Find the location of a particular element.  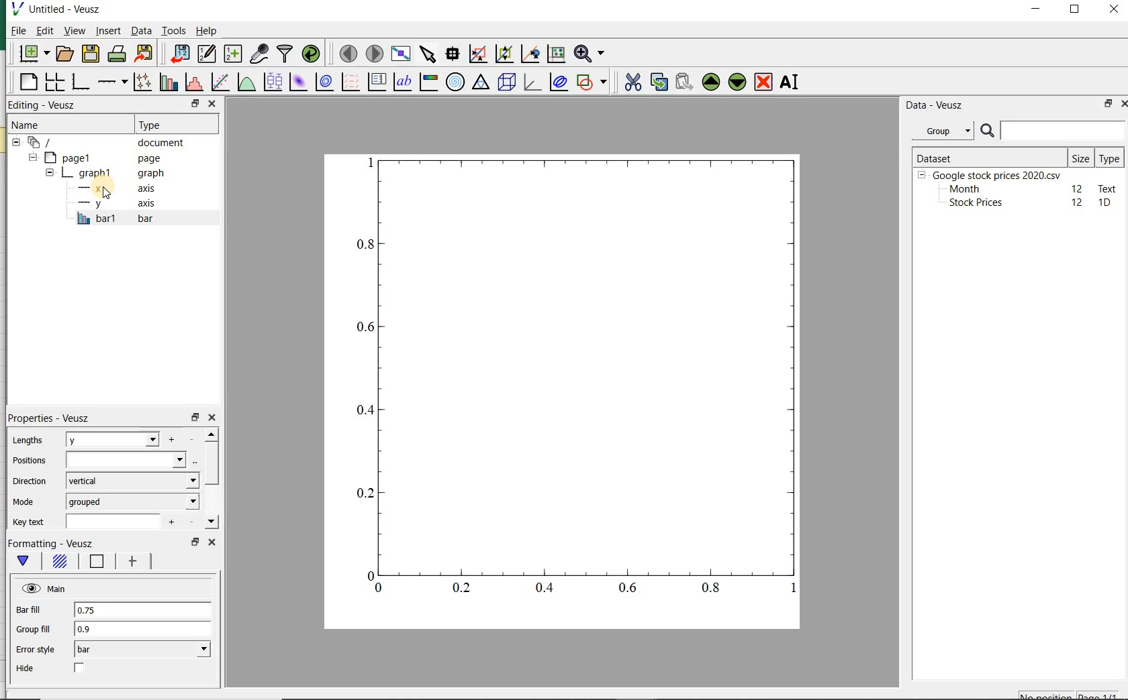

view plot full screen is located at coordinates (400, 54).